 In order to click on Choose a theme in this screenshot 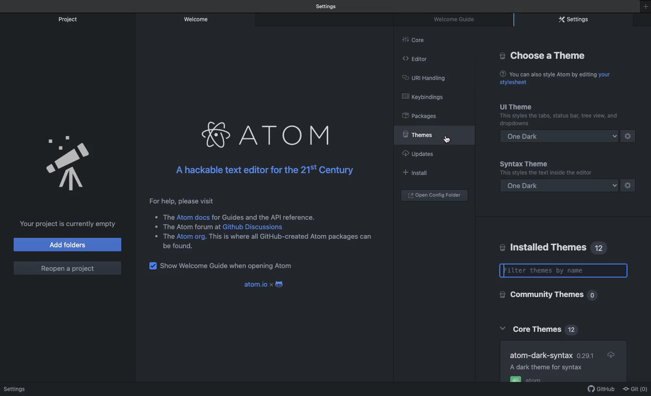, I will do `click(548, 56)`.